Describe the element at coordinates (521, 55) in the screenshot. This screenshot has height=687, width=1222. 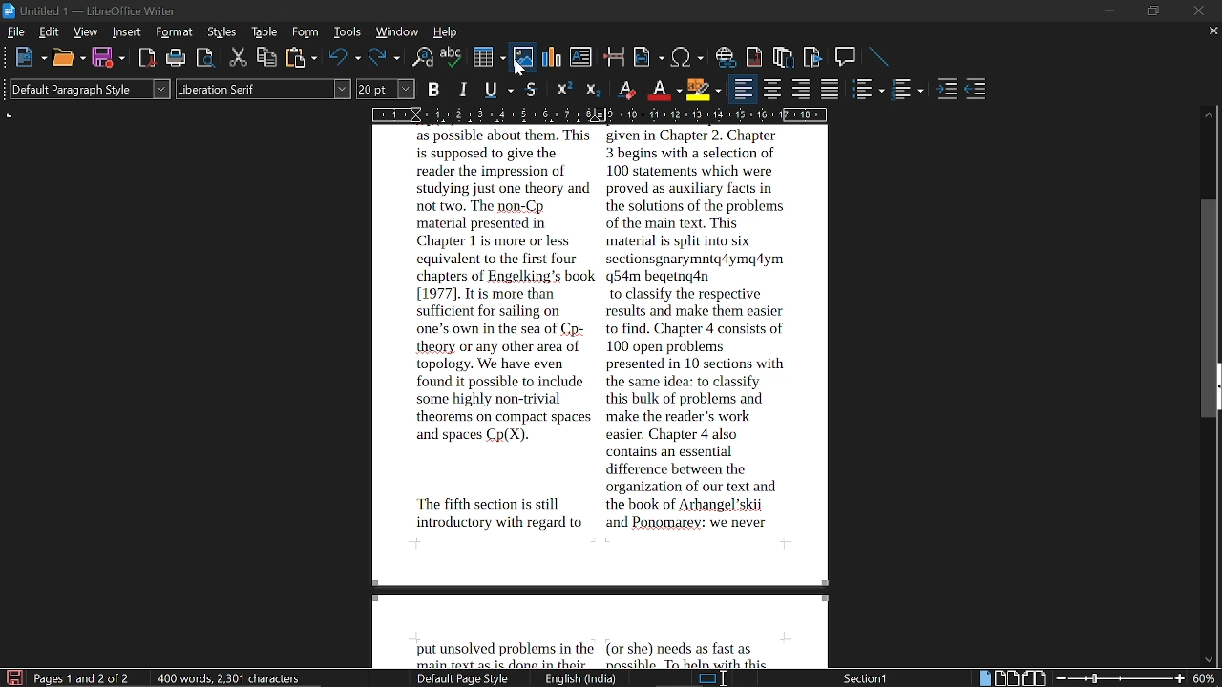
I see `insert image` at that location.